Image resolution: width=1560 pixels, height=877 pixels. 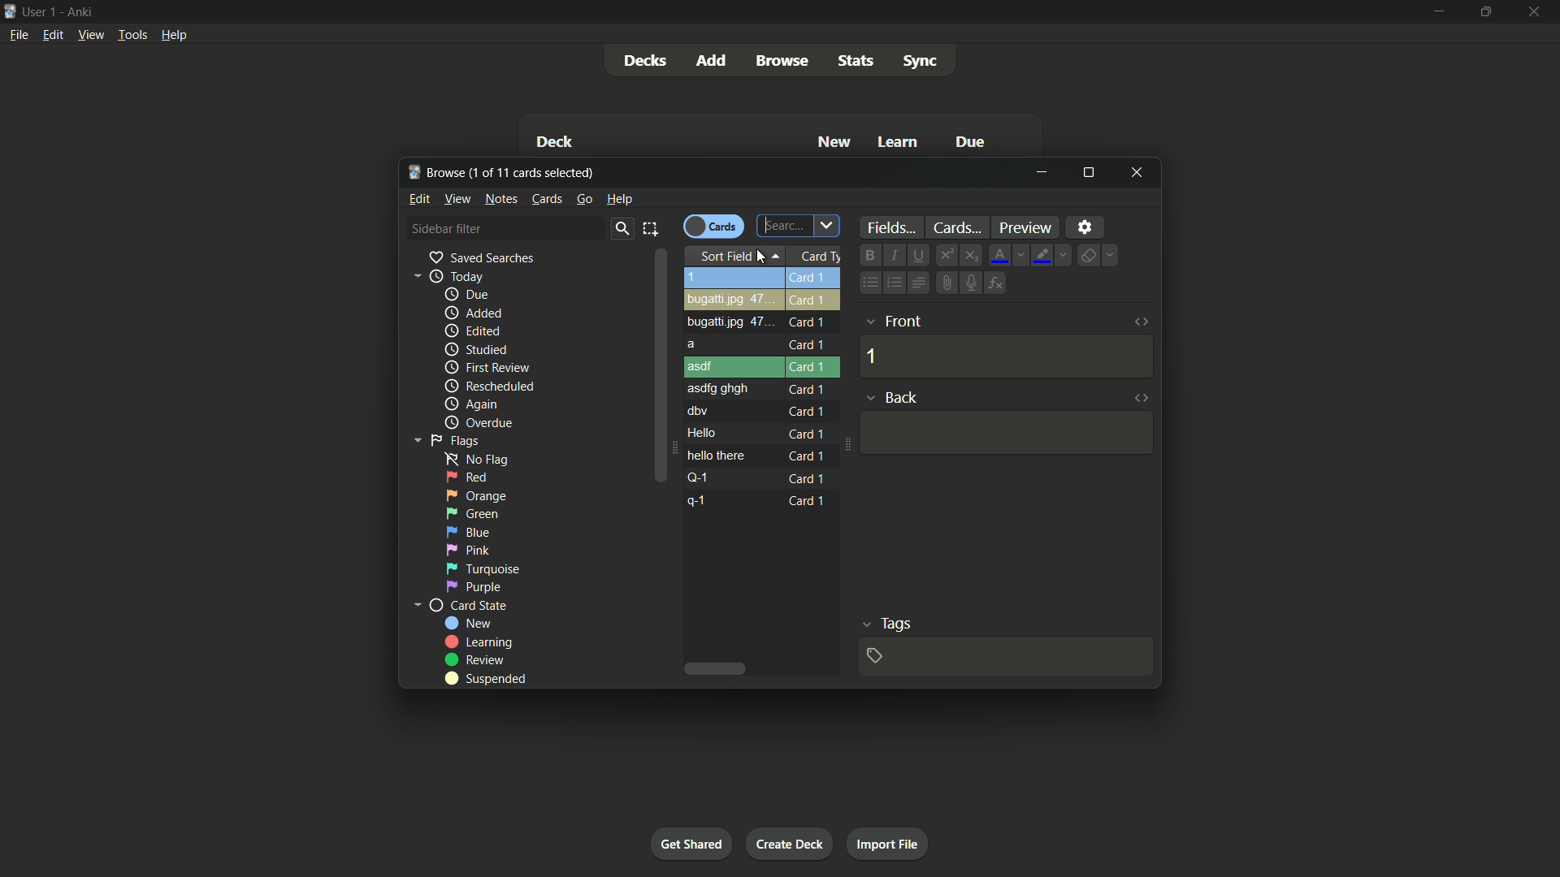 I want to click on card 1, so click(x=805, y=411).